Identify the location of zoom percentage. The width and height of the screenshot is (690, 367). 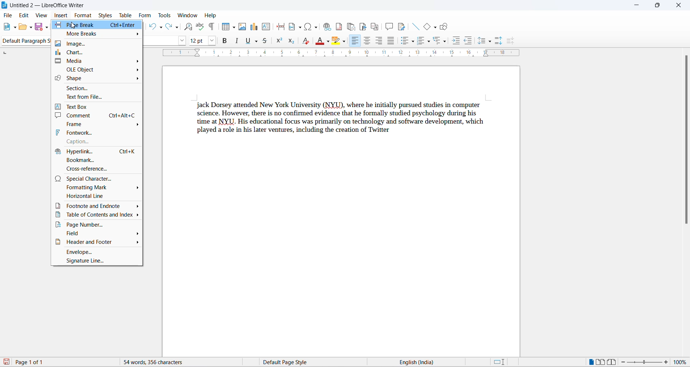
(682, 363).